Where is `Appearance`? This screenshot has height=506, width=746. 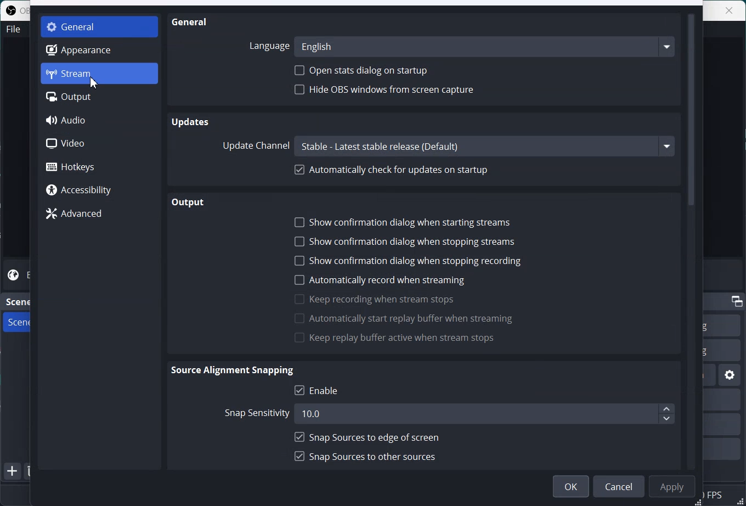
Appearance is located at coordinates (99, 49).